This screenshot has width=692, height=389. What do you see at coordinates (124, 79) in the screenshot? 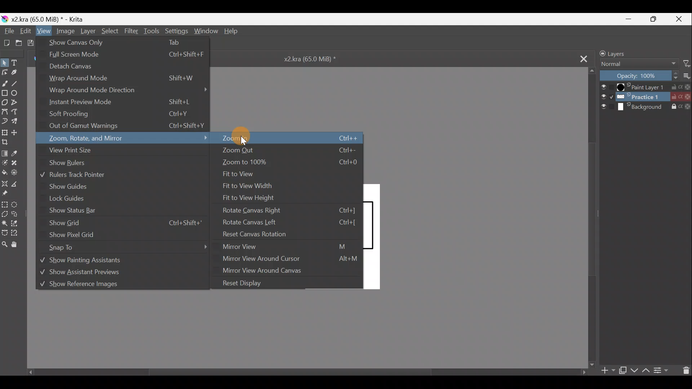
I see `Wrap around mode  Shift+W` at bounding box center [124, 79].